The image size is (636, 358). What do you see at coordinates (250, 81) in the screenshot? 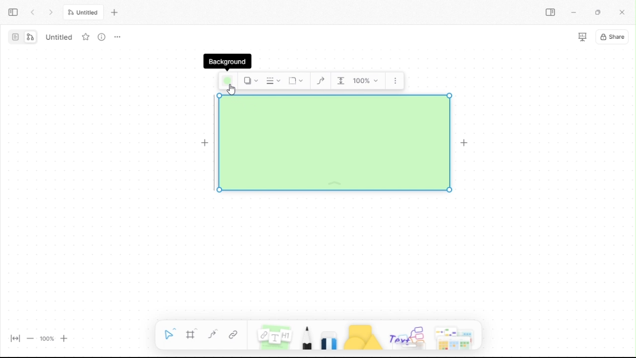
I see `Shadow Style` at bounding box center [250, 81].